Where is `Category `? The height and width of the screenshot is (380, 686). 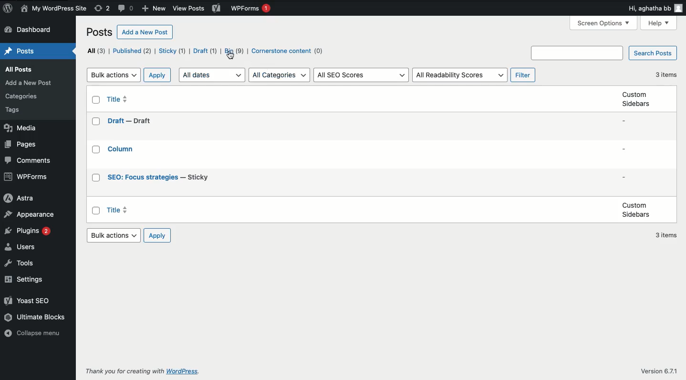
Category  is located at coordinates (22, 96).